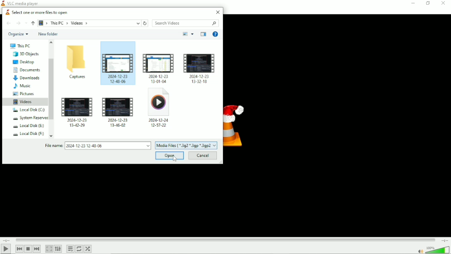 The height and width of the screenshot is (254, 451). I want to click on Videos, so click(23, 101).